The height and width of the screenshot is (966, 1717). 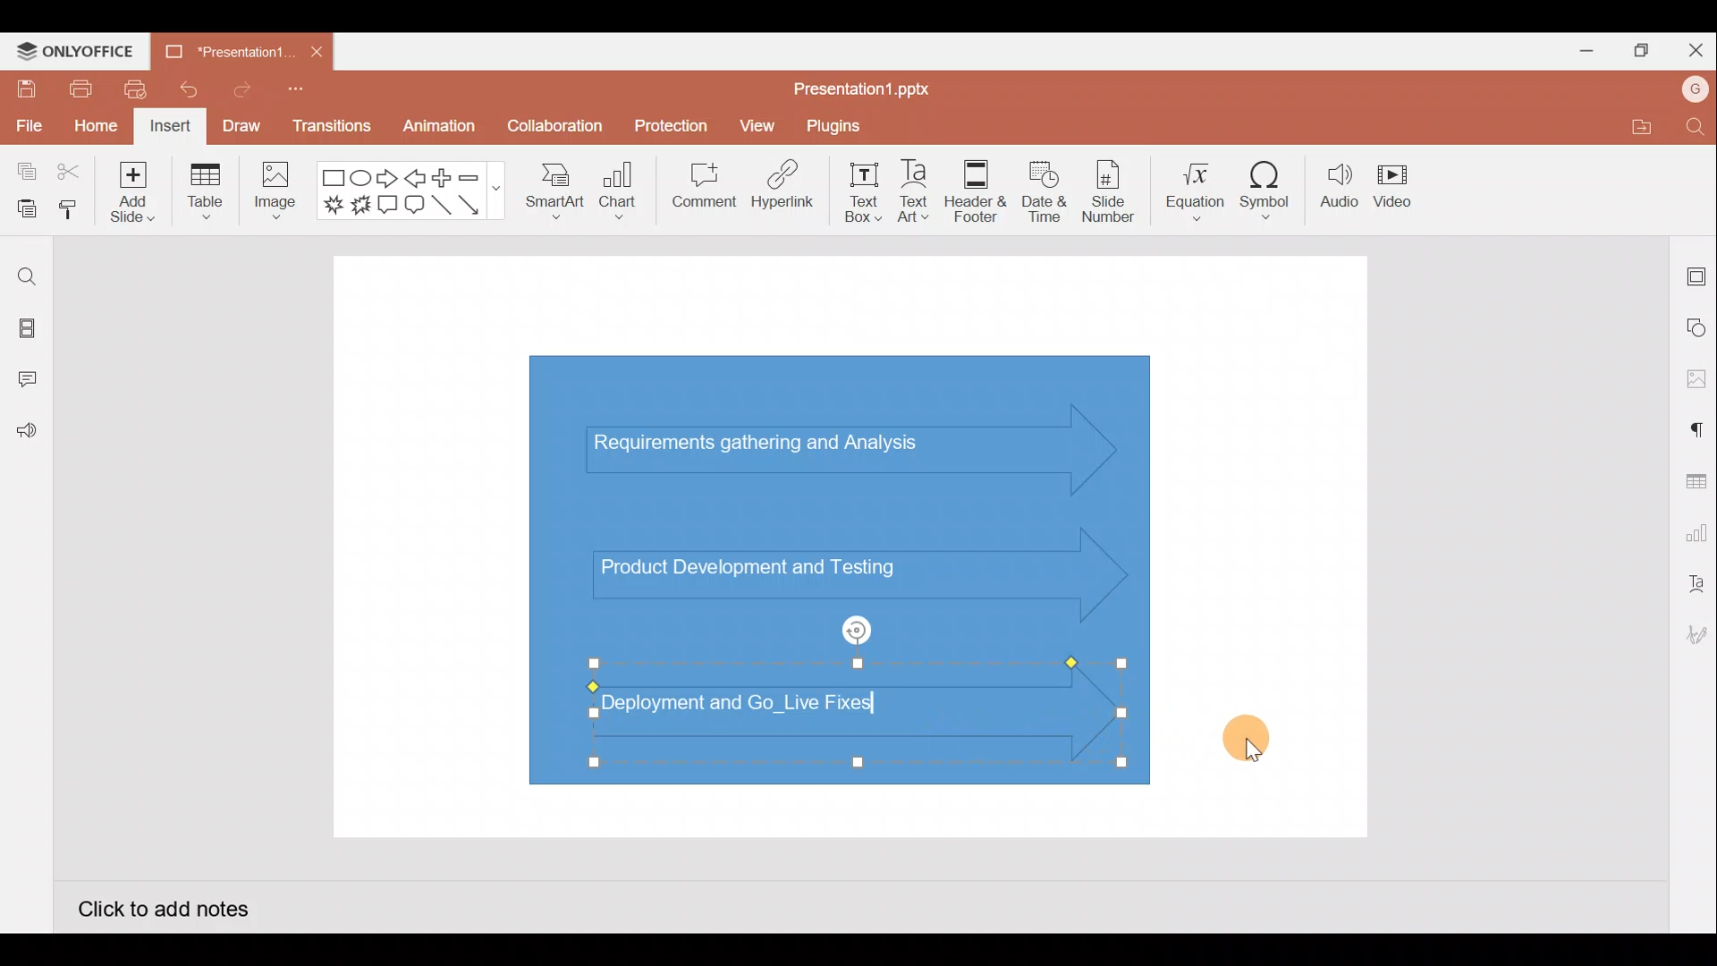 What do you see at coordinates (1692, 479) in the screenshot?
I see `Table settings` at bounding box center [1692, 479].